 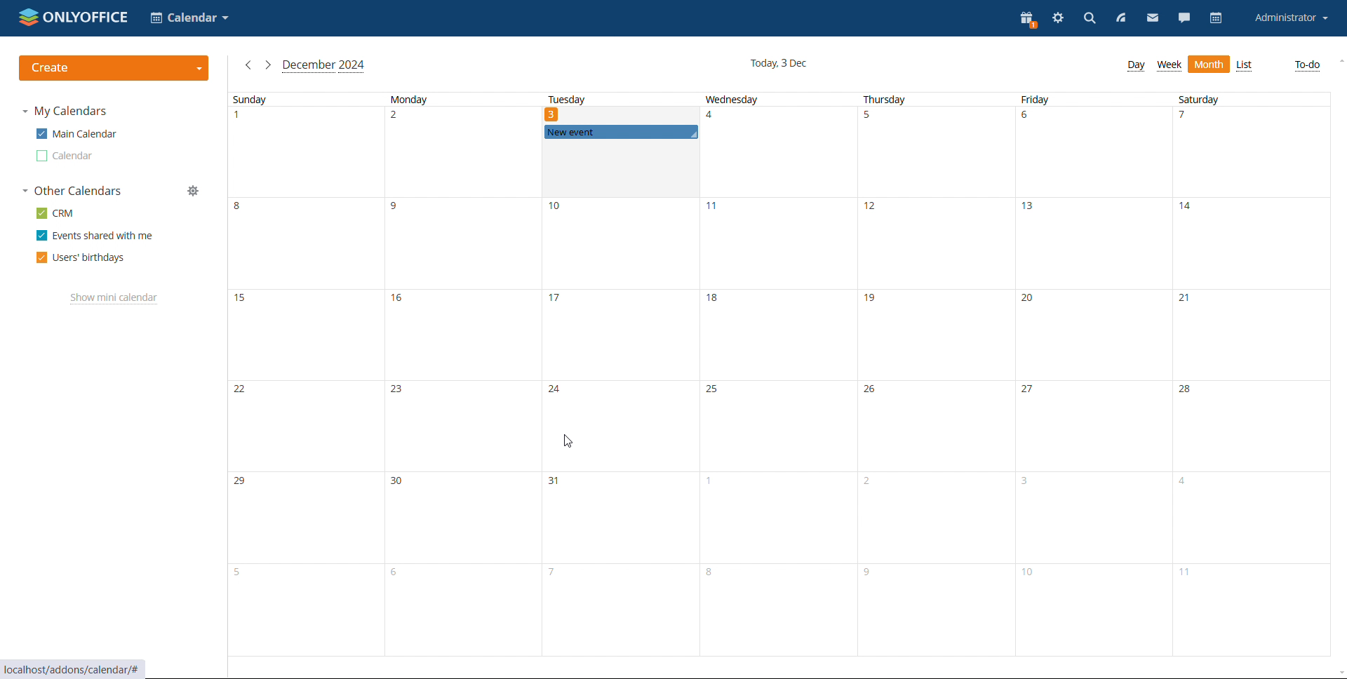 I want to click on date, so click(x=622, y=426).